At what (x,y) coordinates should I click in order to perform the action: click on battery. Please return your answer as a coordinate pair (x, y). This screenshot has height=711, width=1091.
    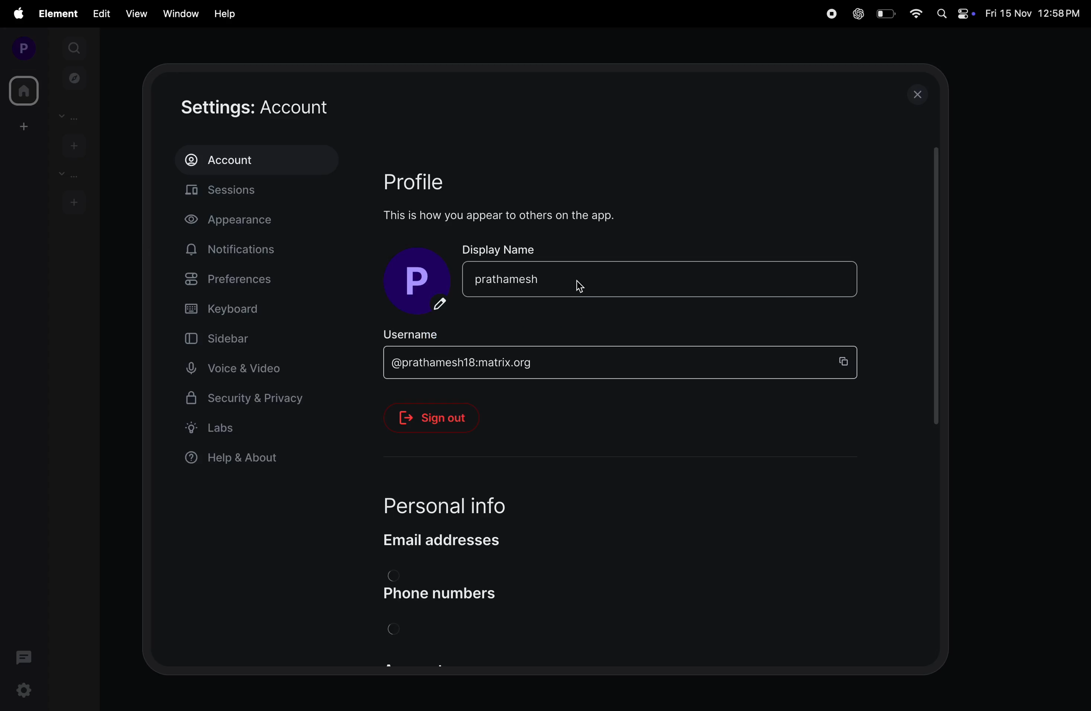
    Looking at the image, I should click on (885, 13).